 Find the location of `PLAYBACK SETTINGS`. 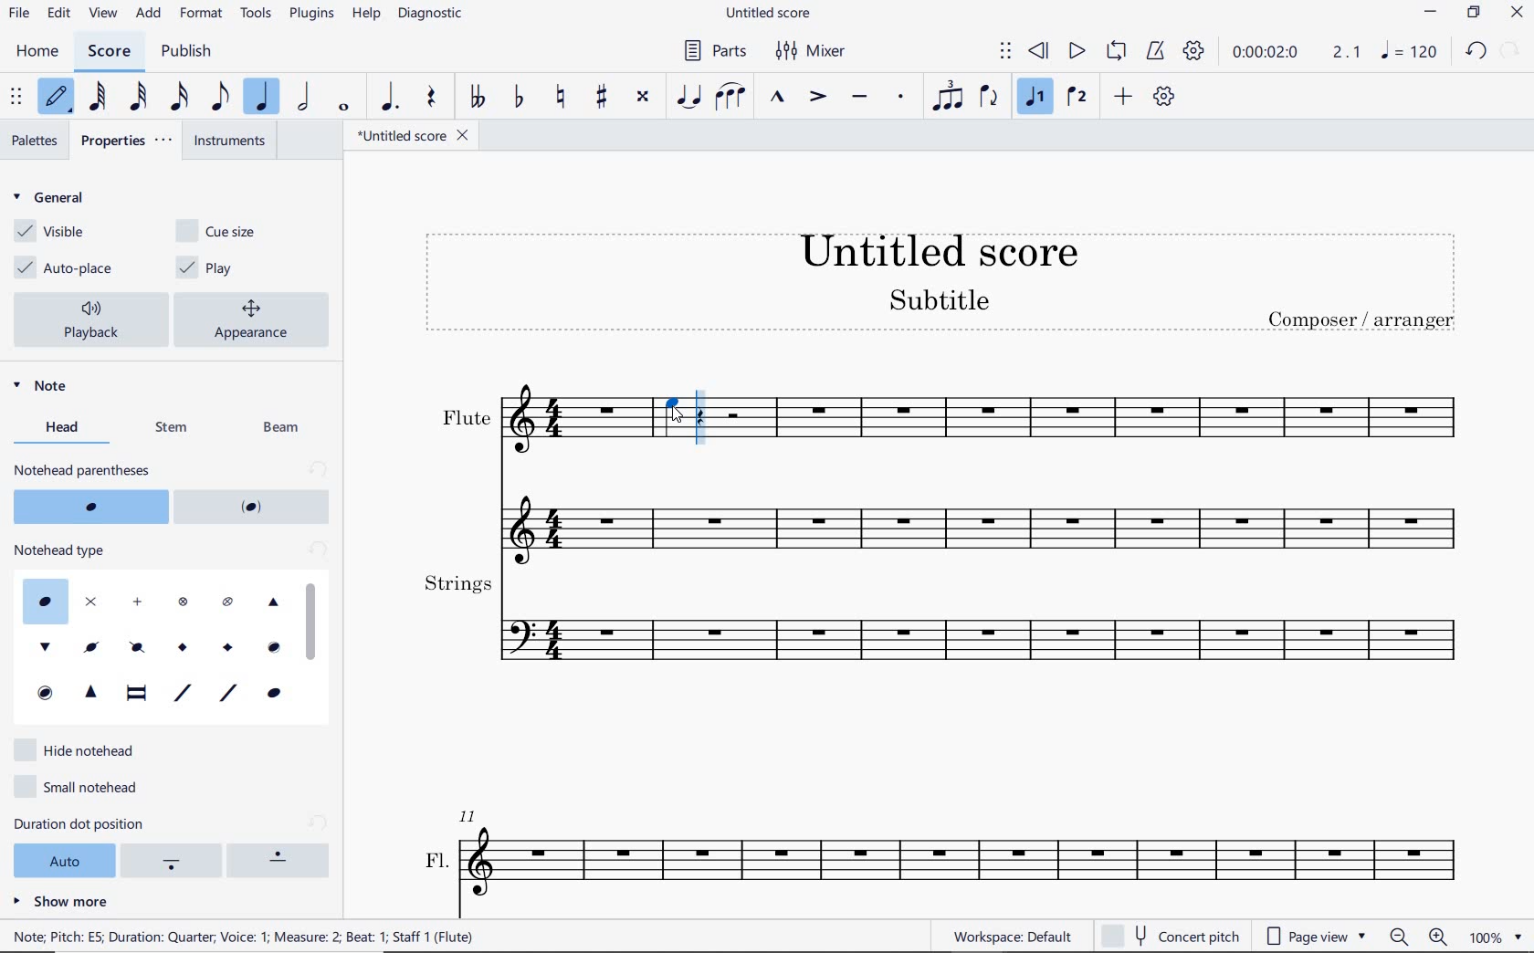

PLAYBACK SETTINGS is located at coordinates (1195, 54).